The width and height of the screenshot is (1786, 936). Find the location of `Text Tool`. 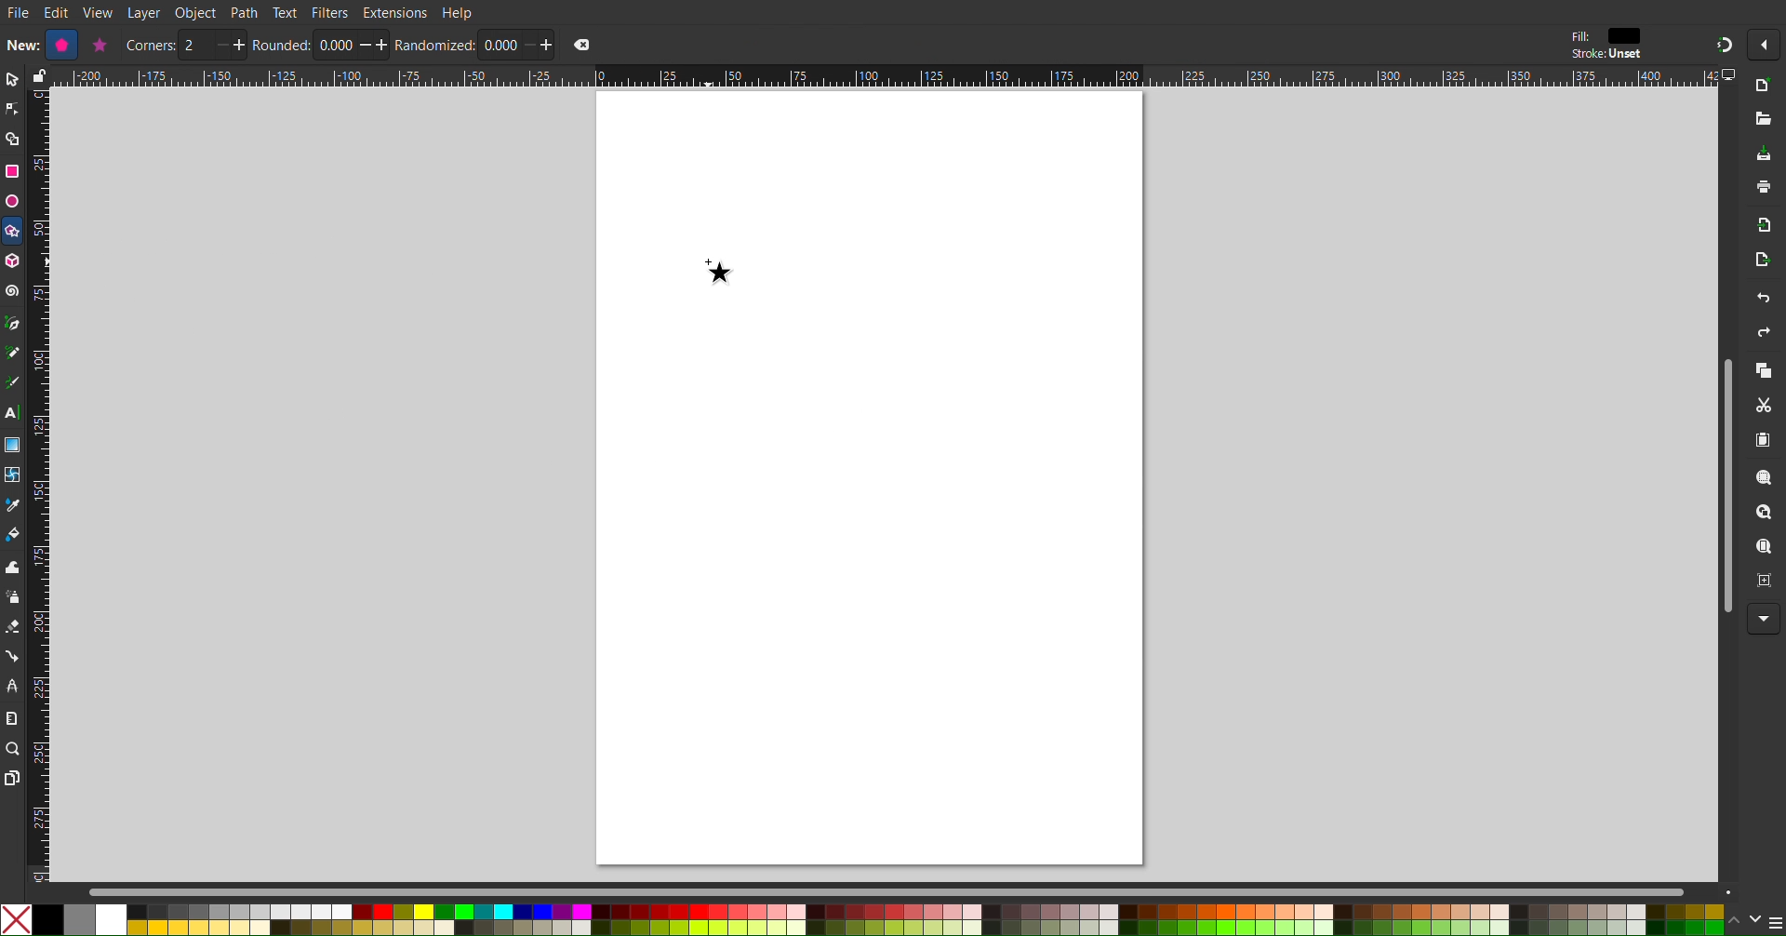

Text Tool is located at coordinates (12, 414).